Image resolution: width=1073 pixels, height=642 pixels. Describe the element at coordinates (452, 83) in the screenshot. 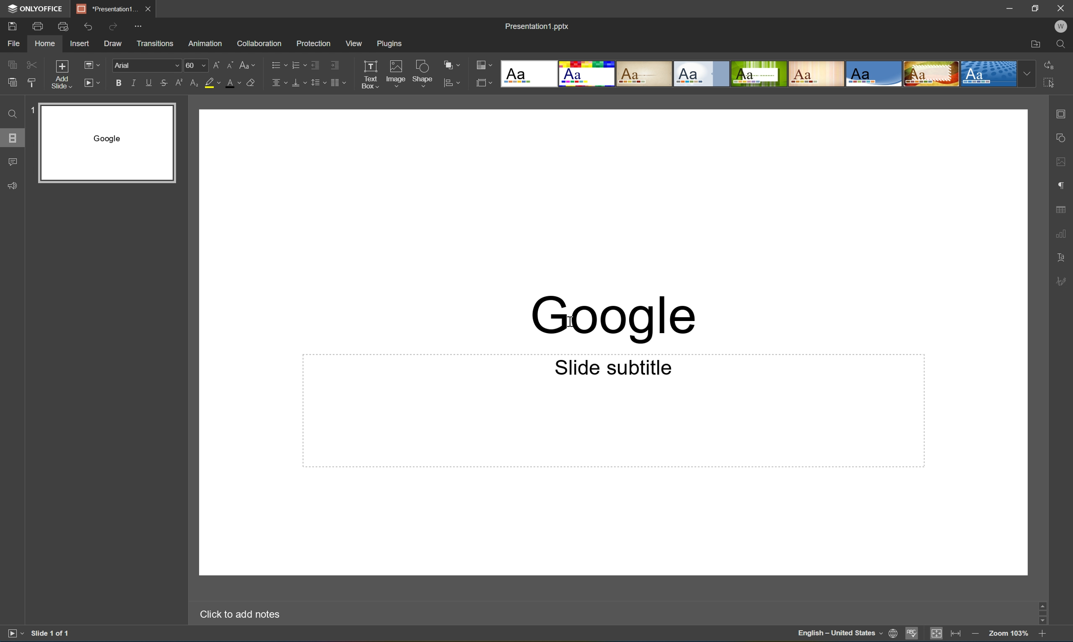

I see `Align shape` at that location.